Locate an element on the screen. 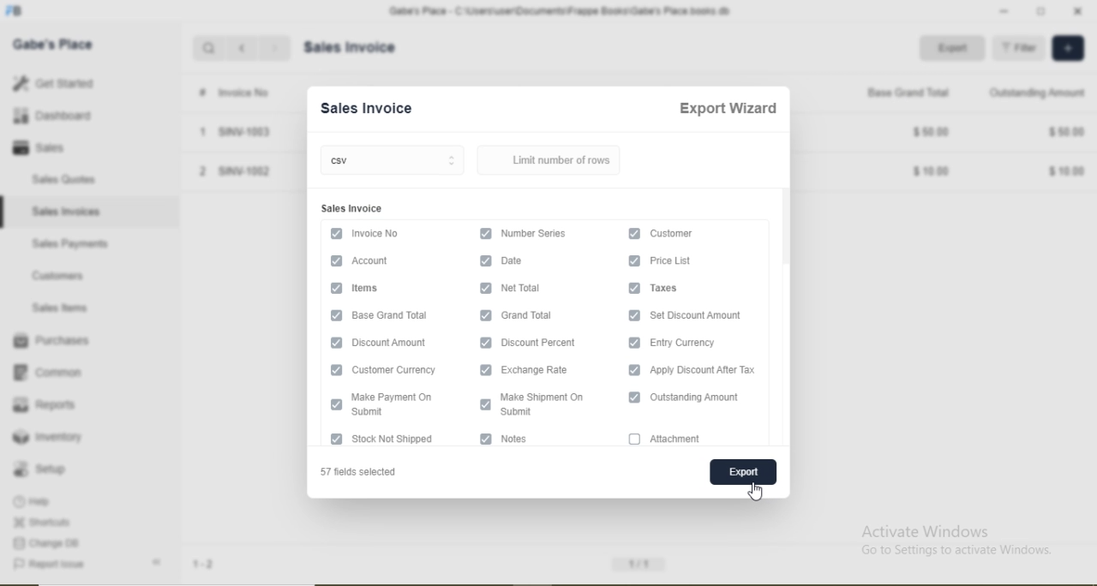 Image resolution: width=1097 pixels, height=586 pixels. Customer is located at coordinates (675, 234).